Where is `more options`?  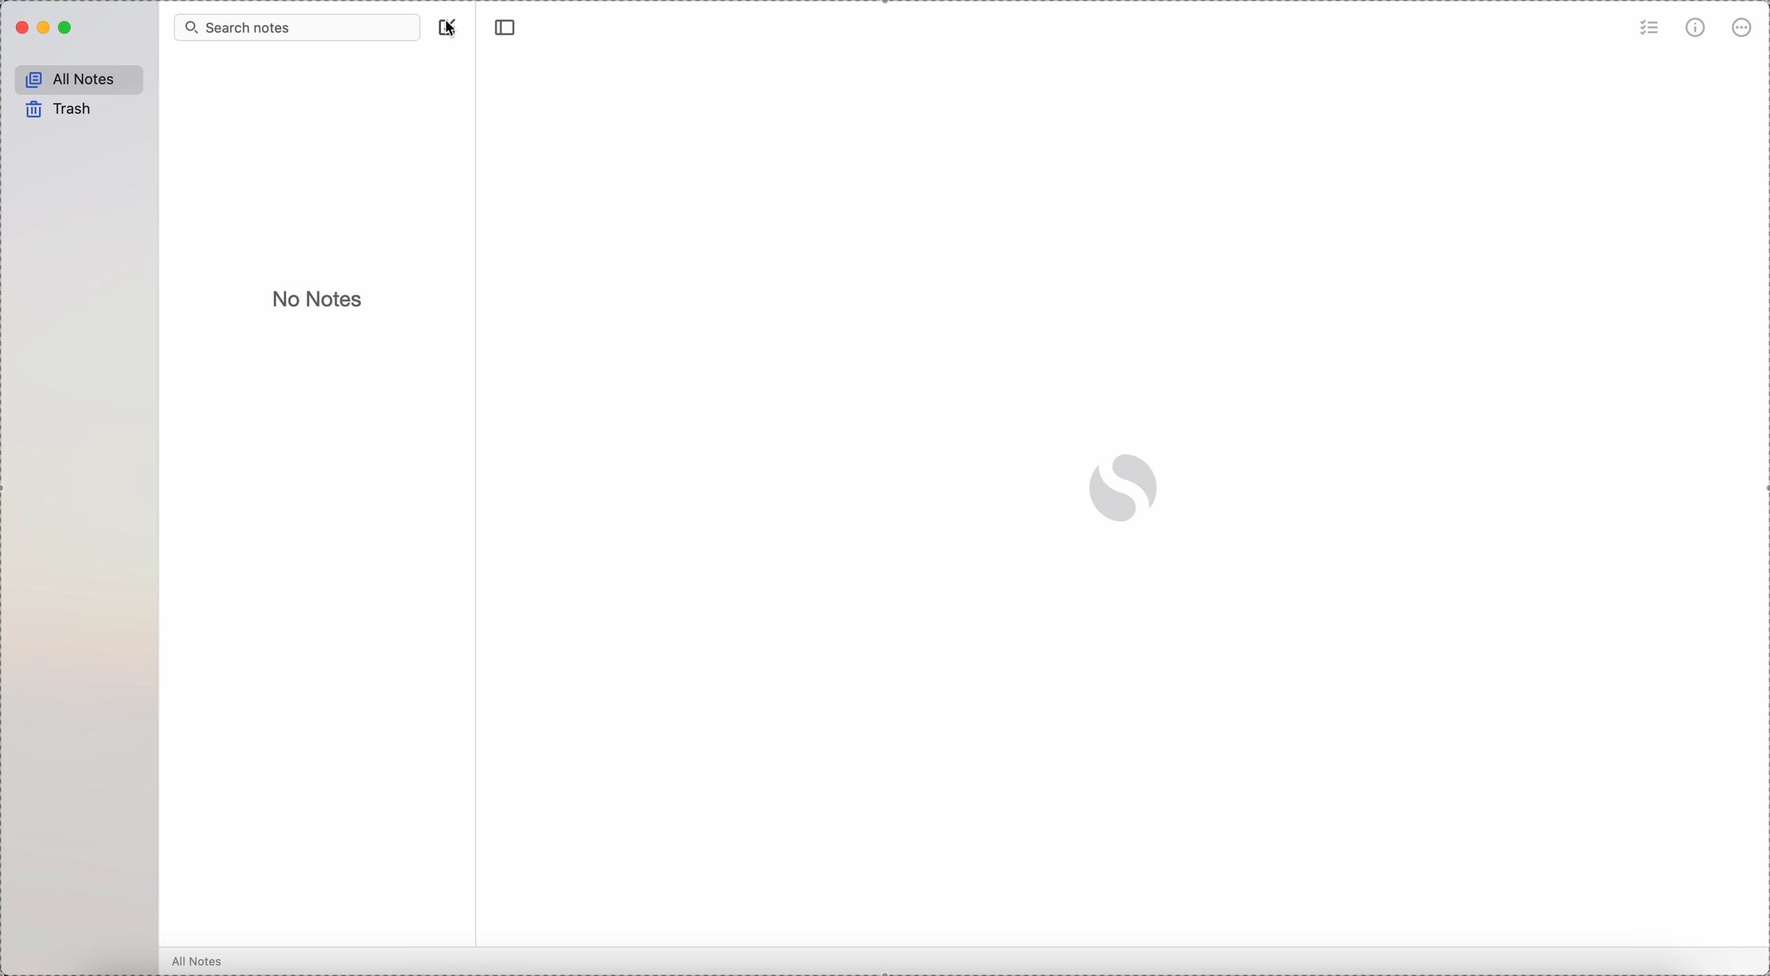
more options is located at coordinates (1743, 30).